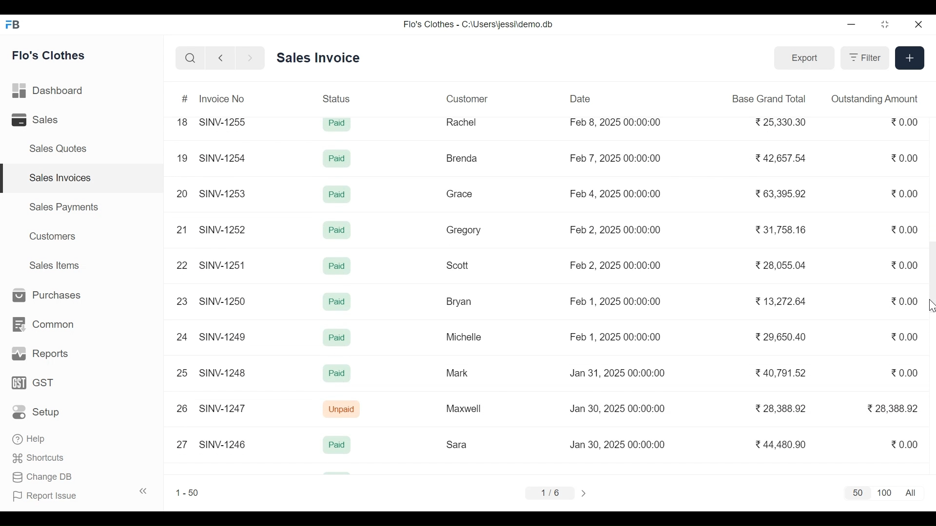 The width and height of the screenshot is (936, 526). What do you see at coordinates (784, 409) in the screenshot?
I see `28,388.92` at bounding box center [784, 409].